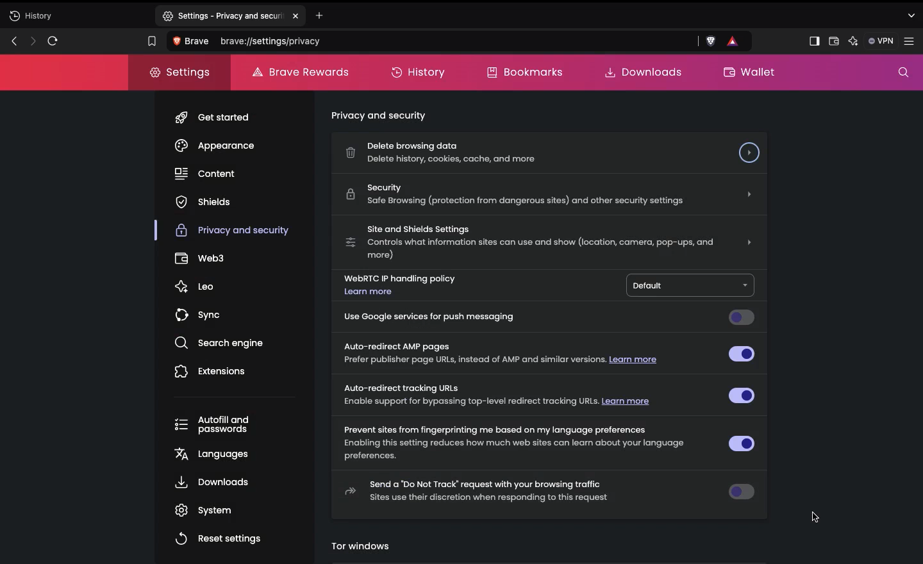 This screenshot has height=564, width=923. Describe the element at coordinates (640, 72) in the screenshot. I see `Downloads` at that location.